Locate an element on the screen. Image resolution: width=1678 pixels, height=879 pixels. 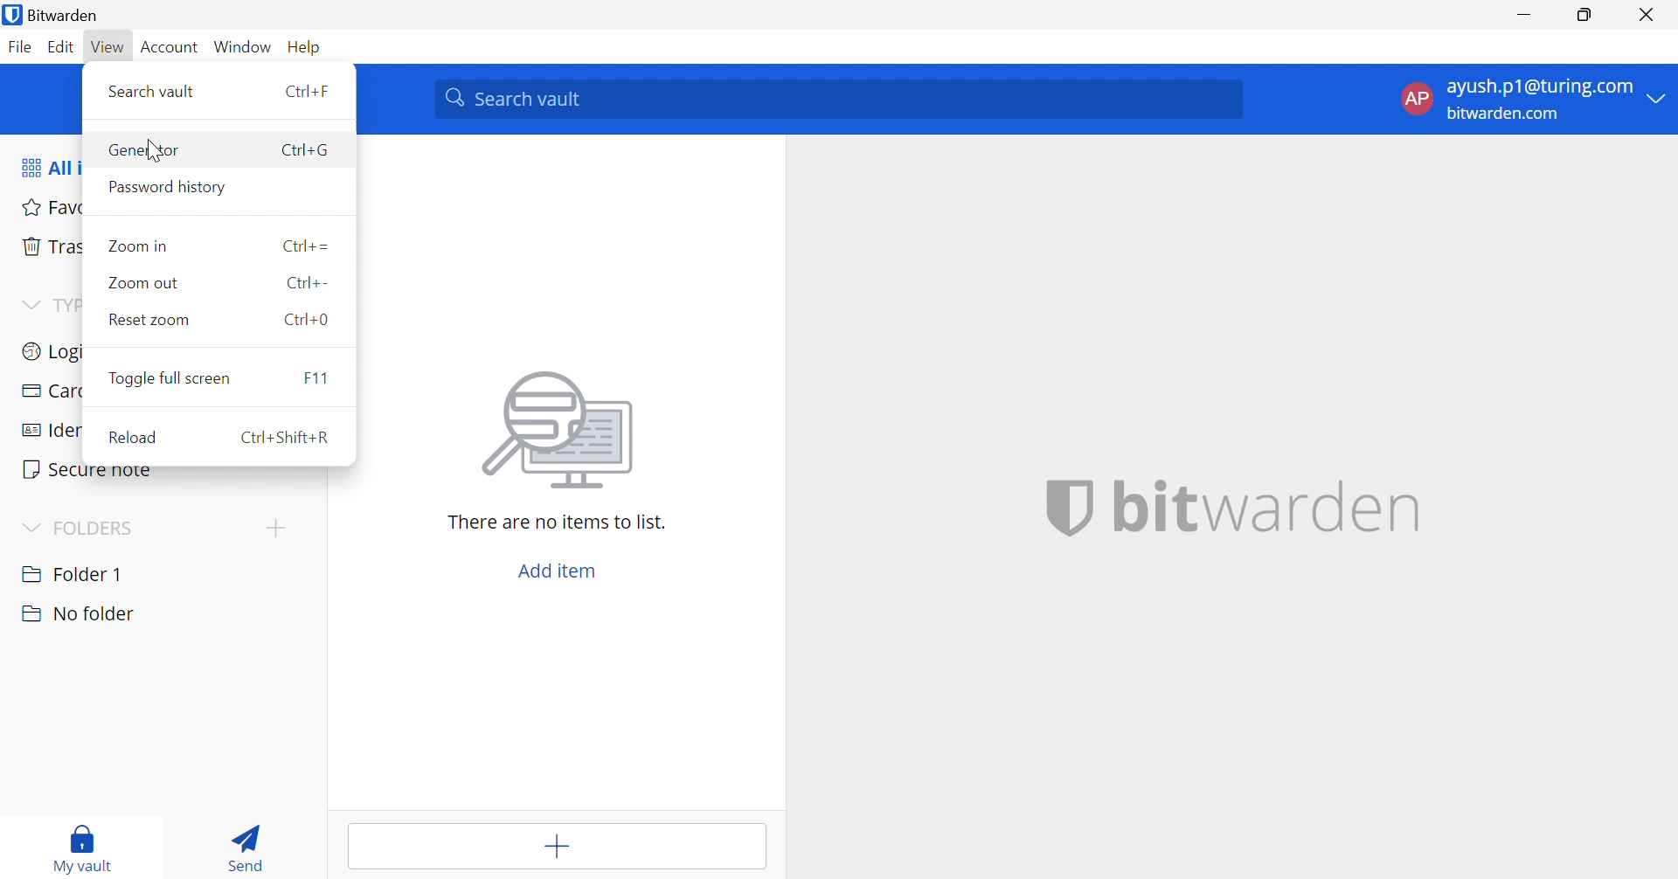
Password is located at coordinates (170, 187).